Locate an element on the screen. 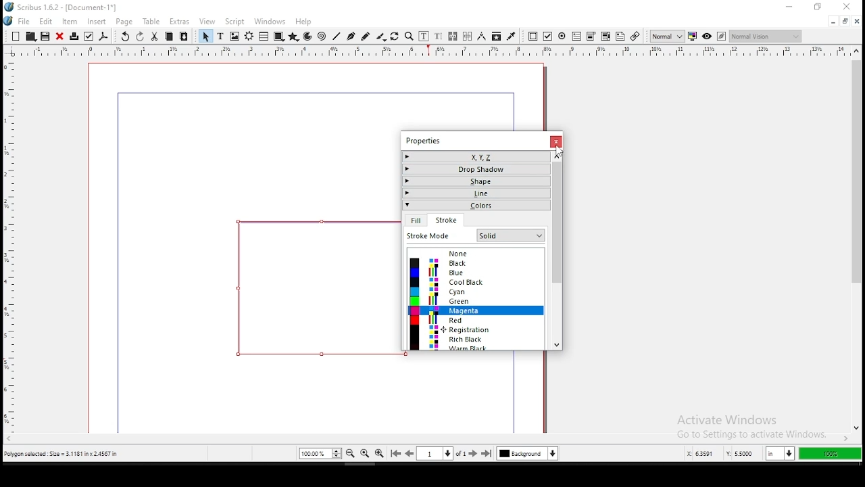 Image resolution: width=865 pixels, height=487 pixels. edit text with story editor is located at coordinates (438, 37).